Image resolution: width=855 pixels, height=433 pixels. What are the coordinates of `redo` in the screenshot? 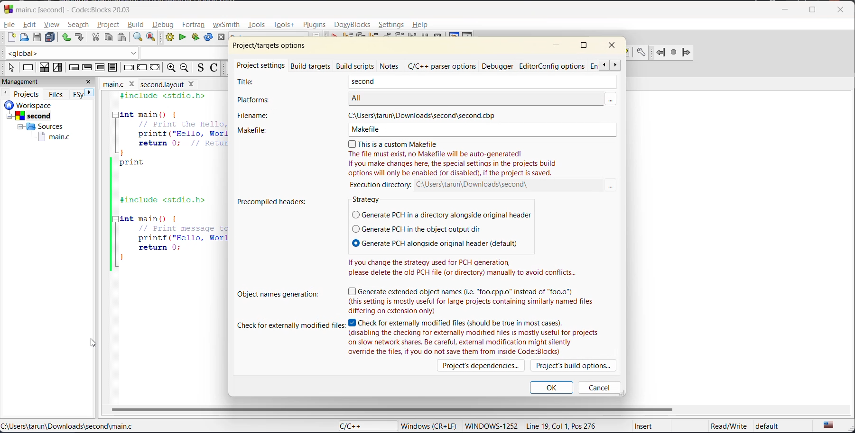 It's located at (80, 36).